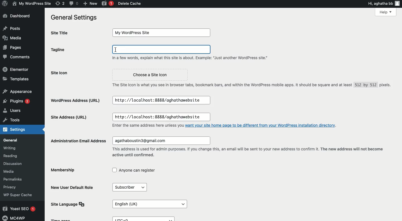 The image size is (402, 221). Describe the element at coordinates (67, 204) in the screenshot. I see `Site language` at that location.